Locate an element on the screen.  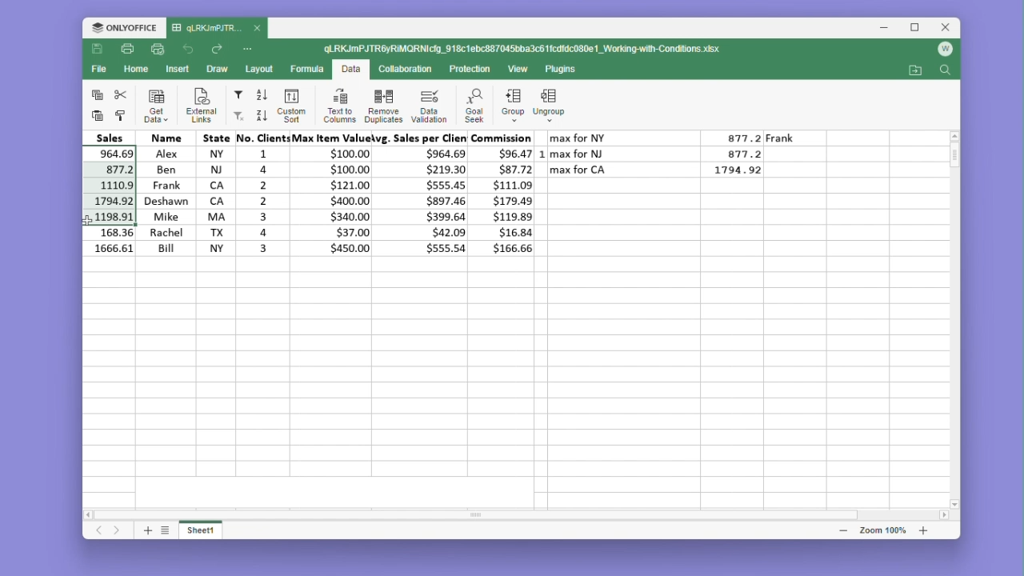
paste is located at coordinates (95, 115).